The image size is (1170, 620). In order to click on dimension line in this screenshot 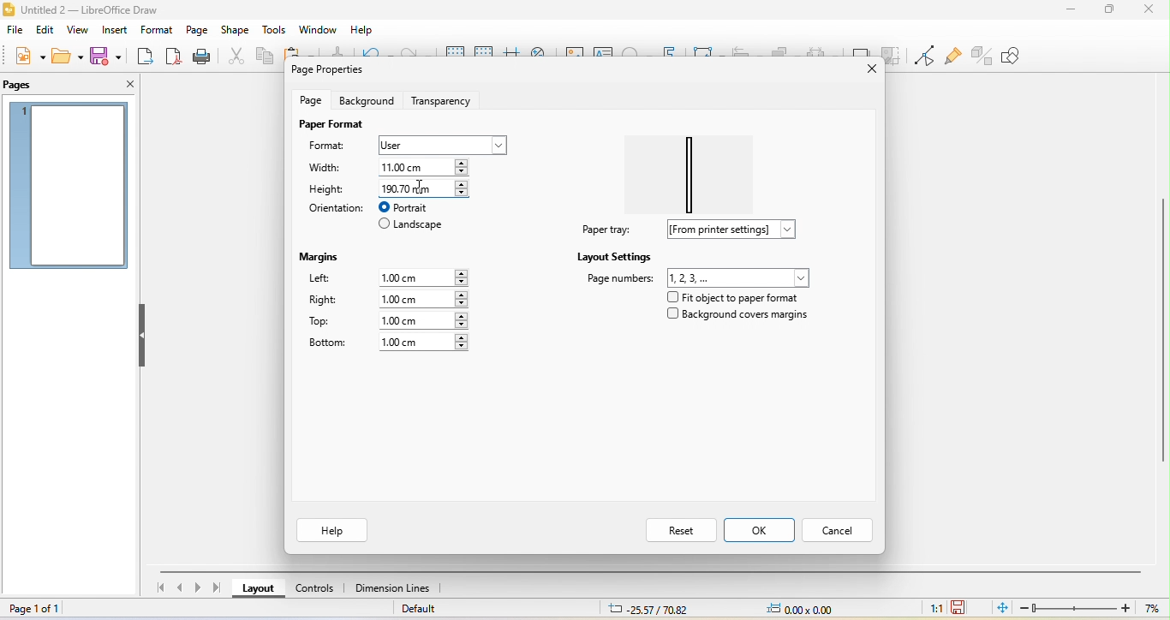, I will do `click(393, 589)`.